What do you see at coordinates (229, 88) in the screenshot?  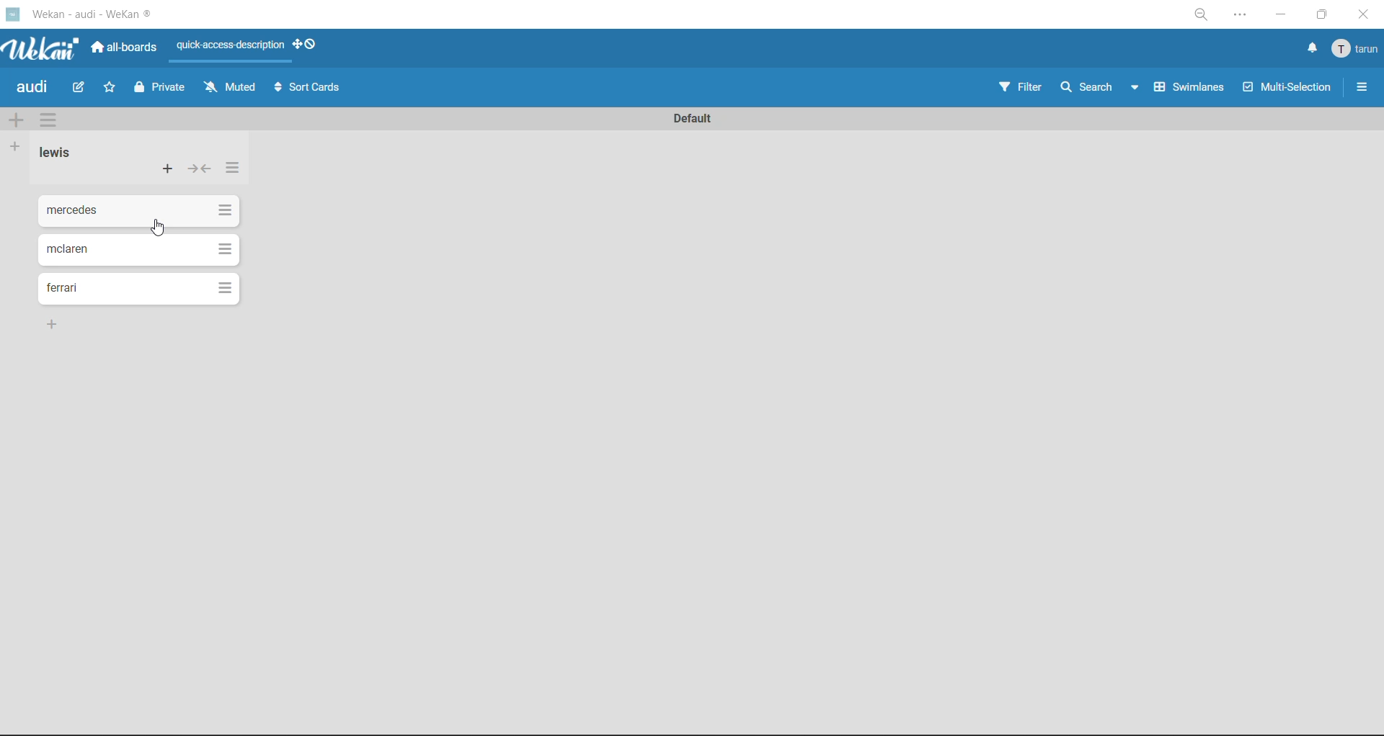 I see `muted` at bounding box center [229, 88].